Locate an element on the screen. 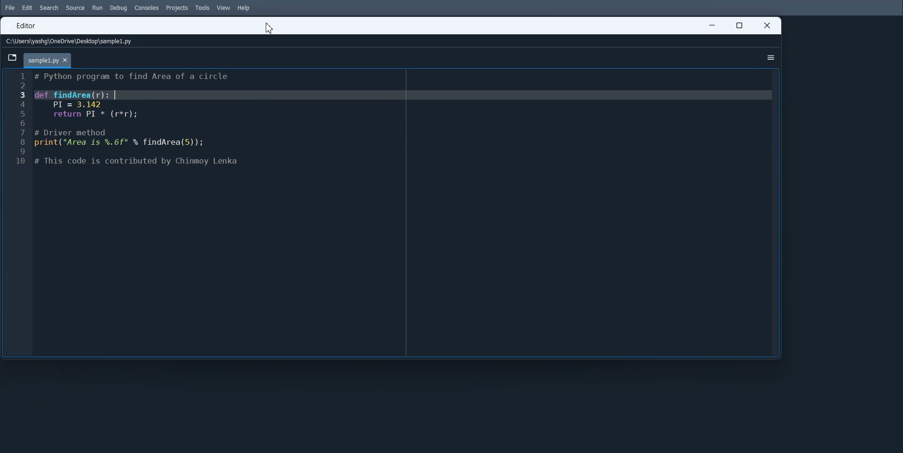 This screenshot has height=453, width=903. File is located at coordinates (9, 8).